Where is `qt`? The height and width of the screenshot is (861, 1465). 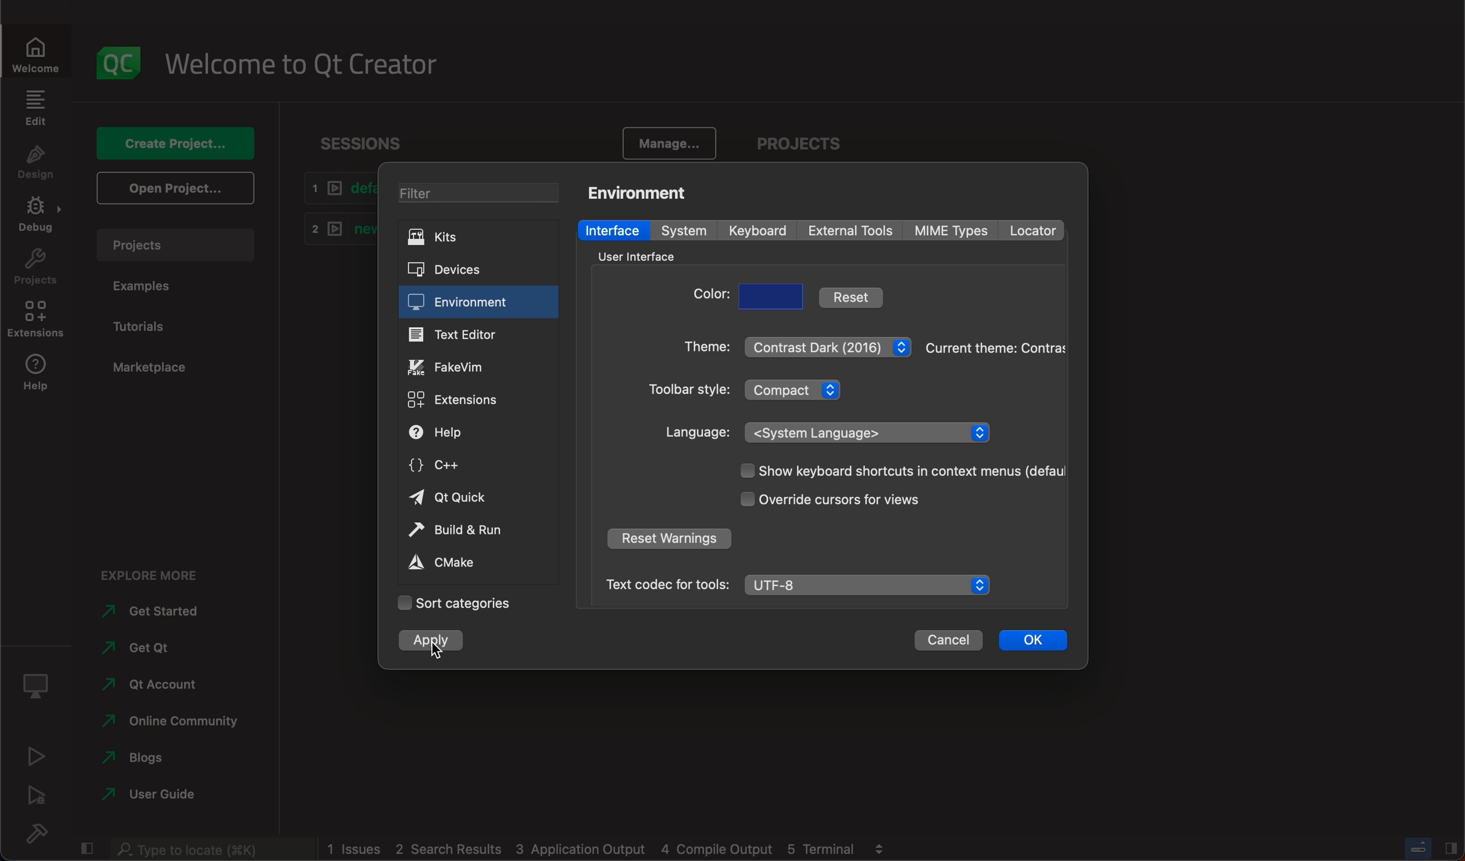 qt is located at coordinates (473, 498).